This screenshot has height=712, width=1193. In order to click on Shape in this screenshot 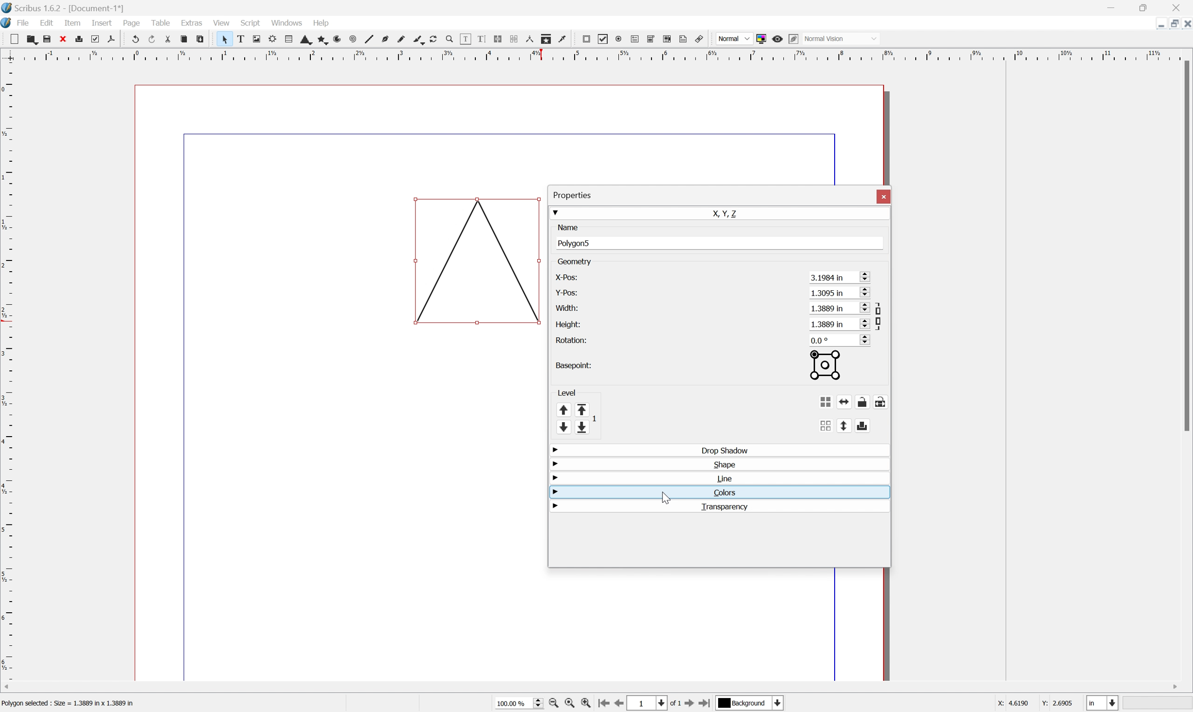, I will do `click(724, 464)`.